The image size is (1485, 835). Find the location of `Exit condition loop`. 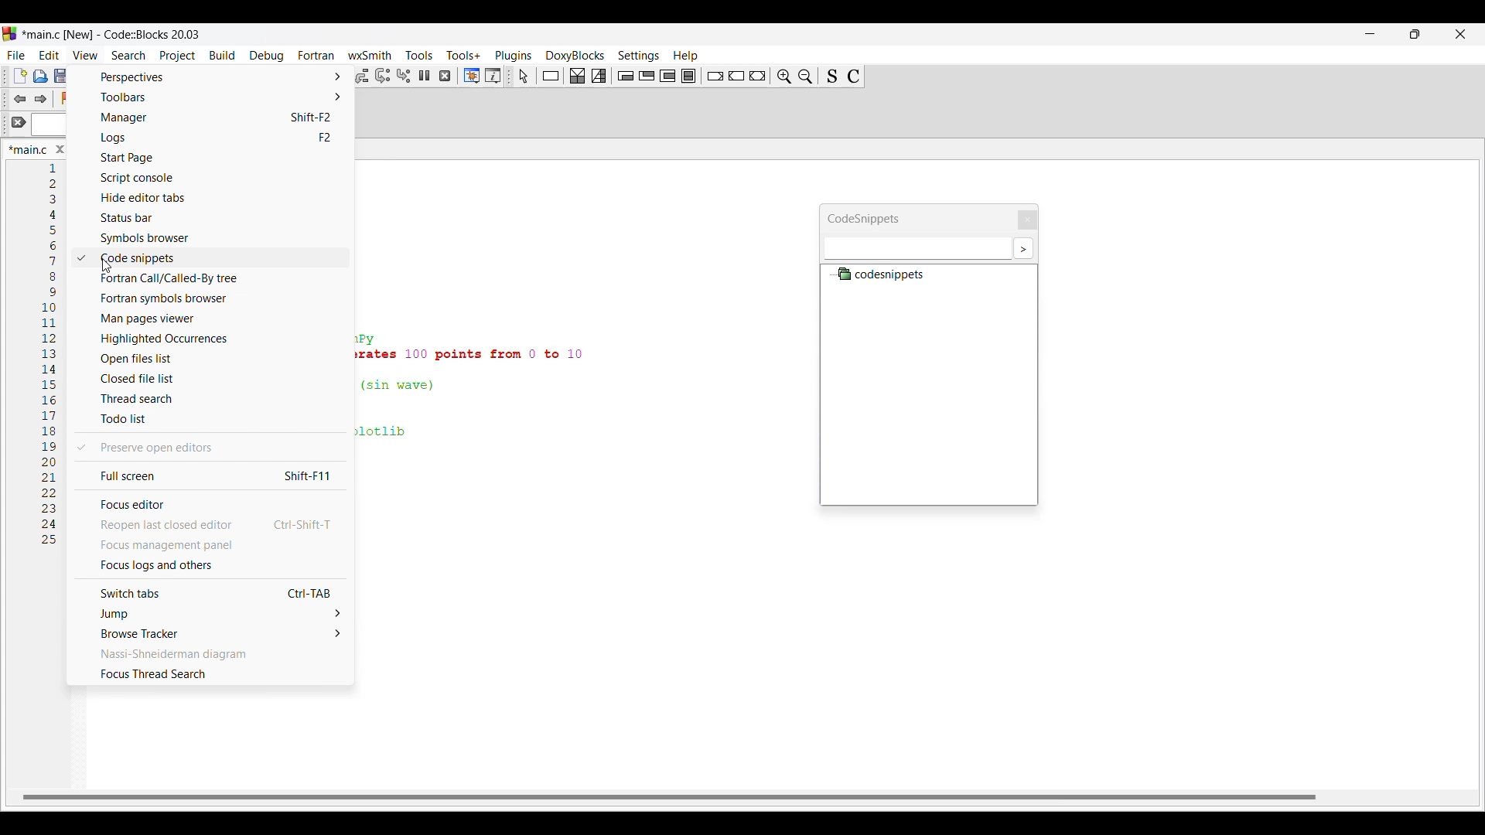

Exit condition loop is located at coordinates (647, 76).